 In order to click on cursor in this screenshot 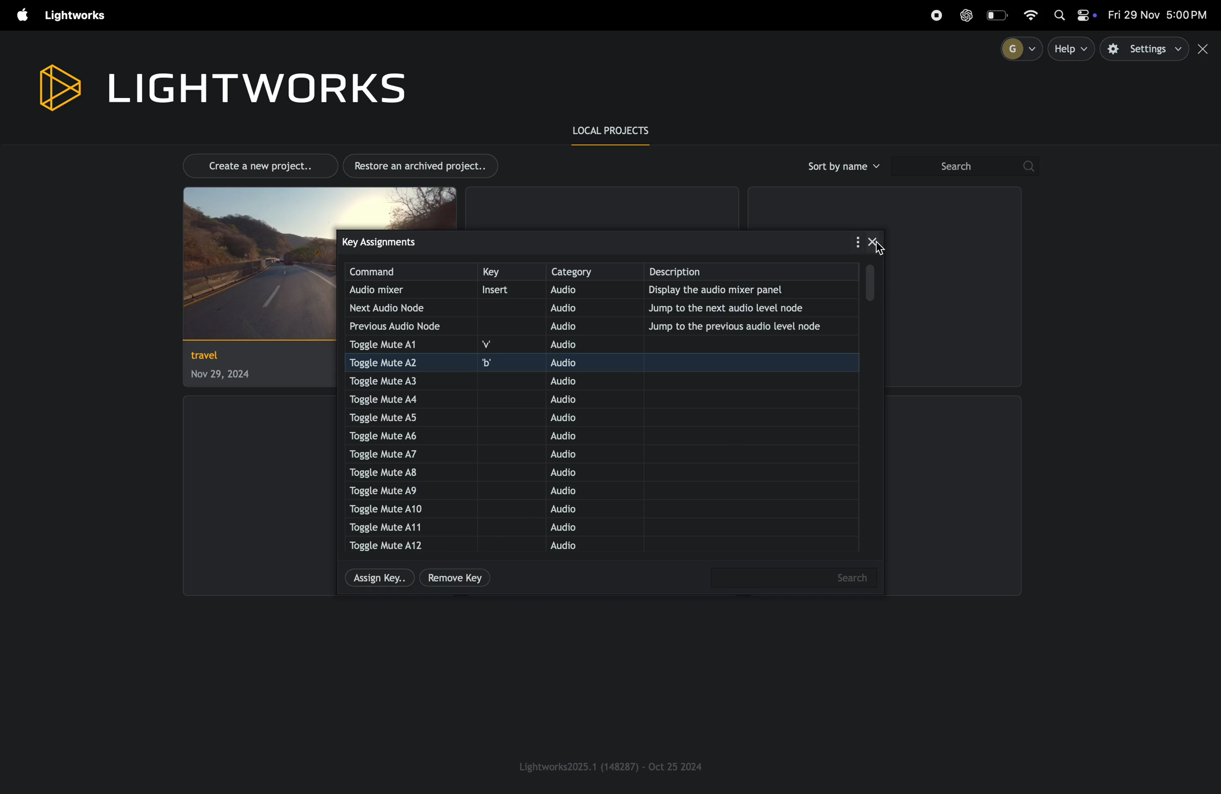, I will do `click(880, 250)`.